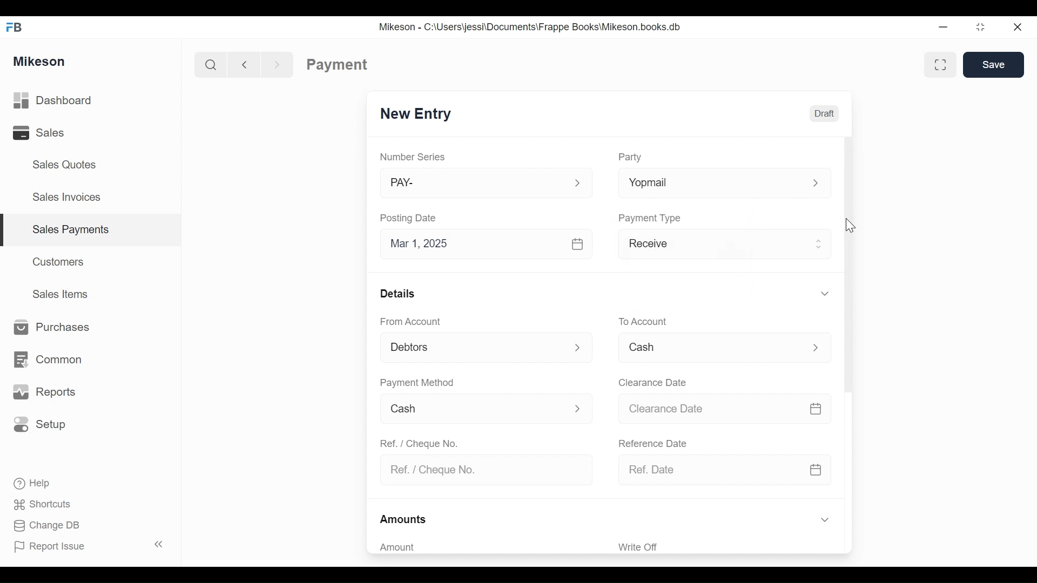 The image size is (1037, 583). What do you see at coordinates (488, 348) in the screenshot?
I see `From Account` at bounding box center [488, 348].